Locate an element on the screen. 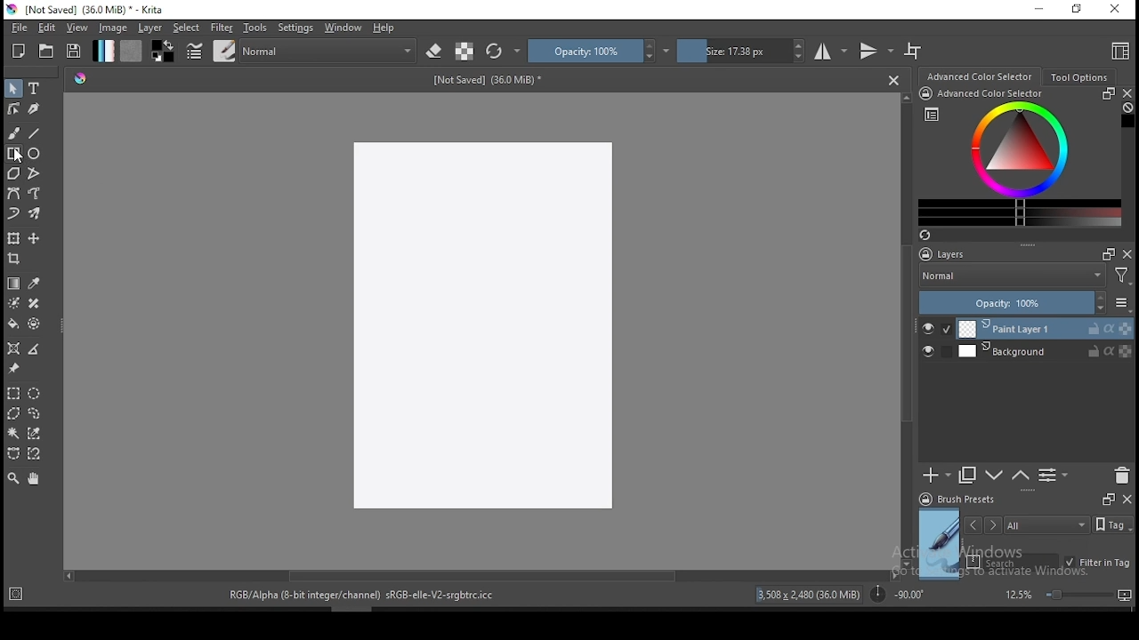 This screenshot has width=1139, height=640. rectangular selection tool is located at coordinates (12, 393).